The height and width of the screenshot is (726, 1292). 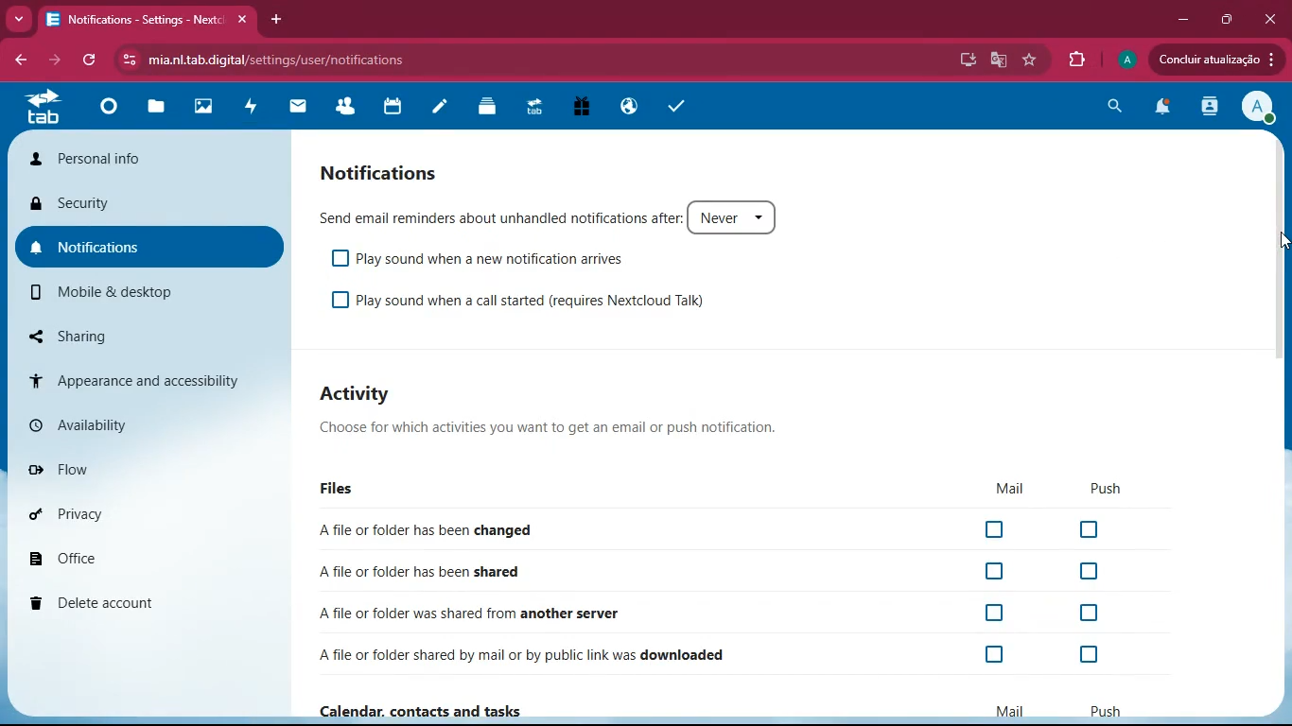 What do you see at coordinates (1212, 108) in the screenshot?
I see `activity` at bounding box center [1212, 108].